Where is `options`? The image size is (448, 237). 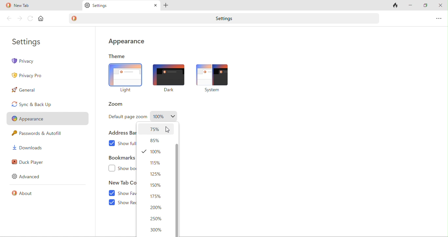 options is located at coordinates (439, 18).